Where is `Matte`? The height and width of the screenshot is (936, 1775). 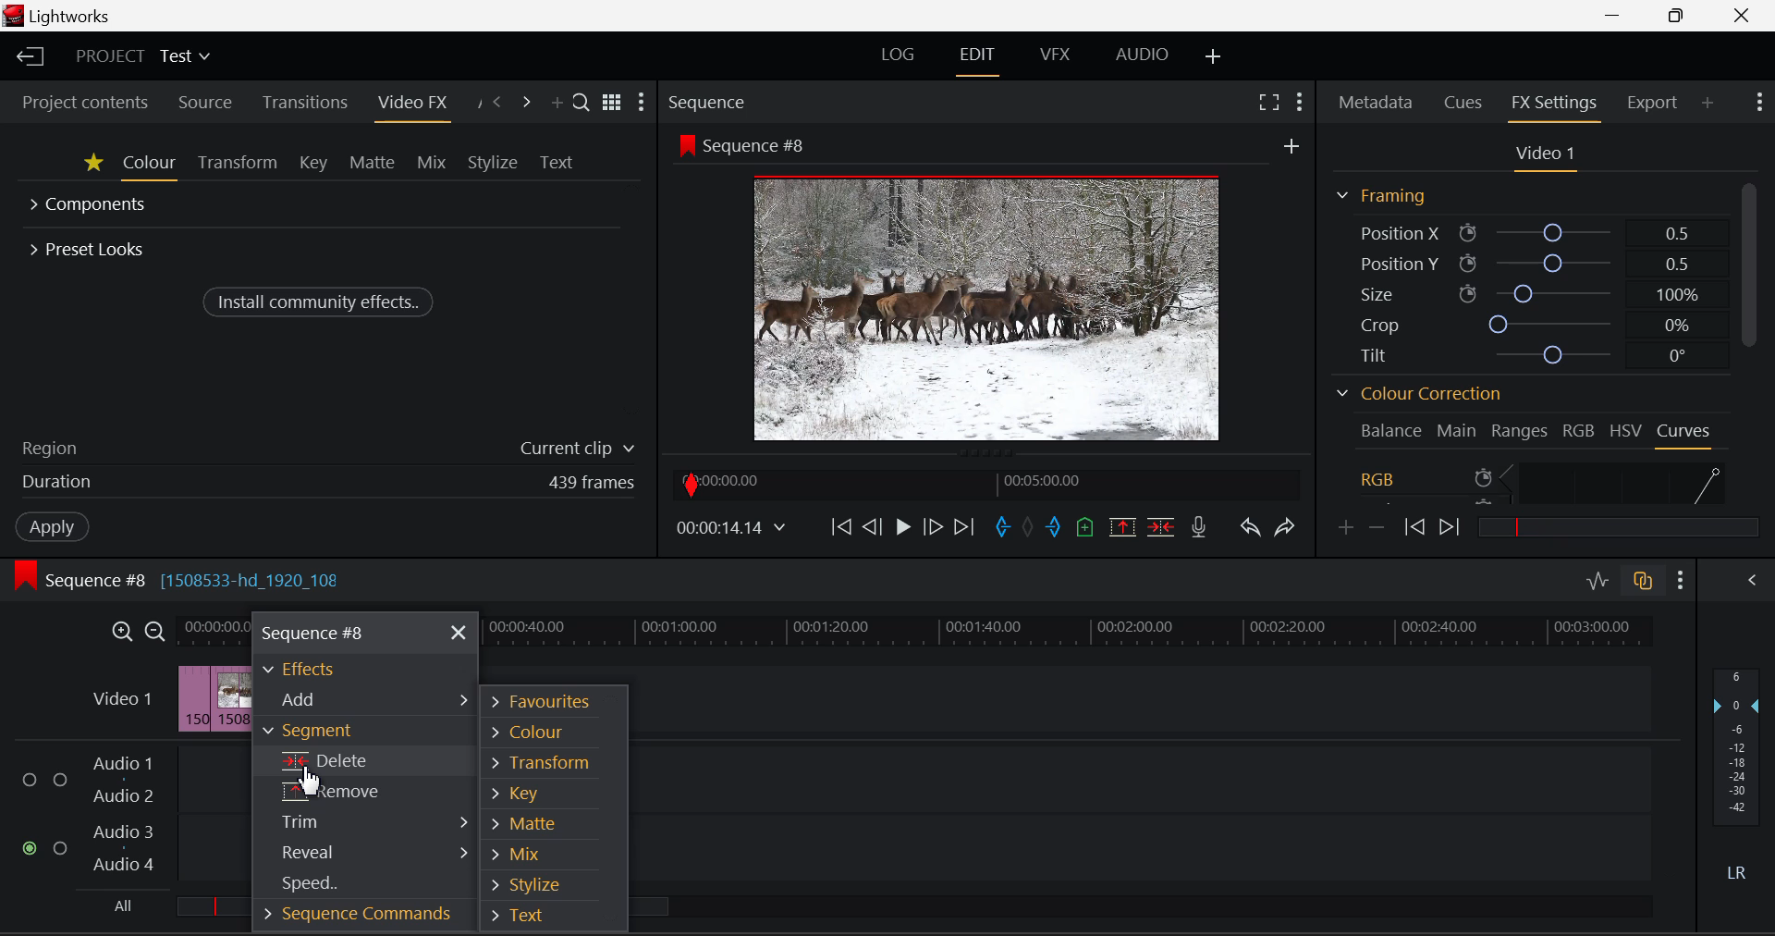 Matte is located at coordinates (373, 165).